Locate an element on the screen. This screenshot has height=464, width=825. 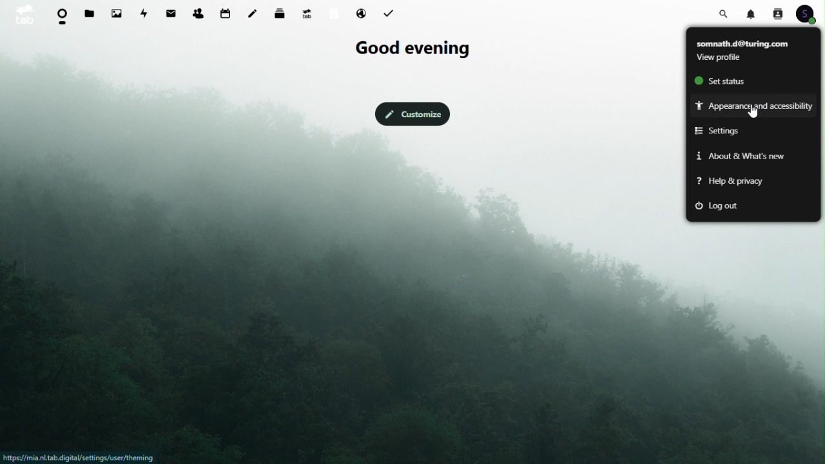
tab is located at coordinates (23, 14).